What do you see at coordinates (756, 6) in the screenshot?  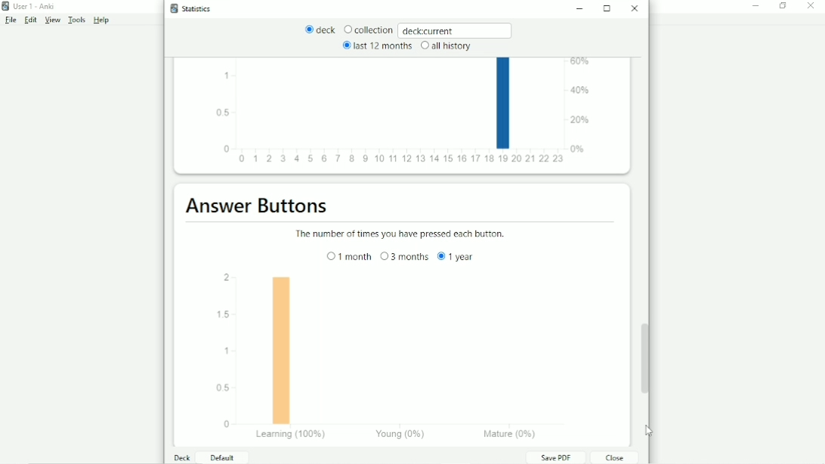 I see `Minimize` at bounding box center [756, 6].